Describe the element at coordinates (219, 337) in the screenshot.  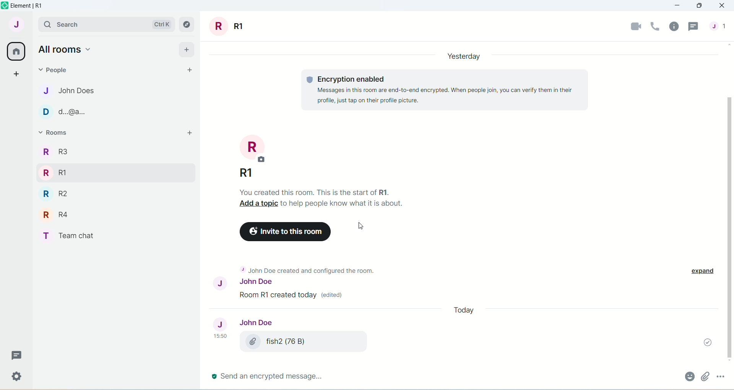
I see `15.50` at that location.